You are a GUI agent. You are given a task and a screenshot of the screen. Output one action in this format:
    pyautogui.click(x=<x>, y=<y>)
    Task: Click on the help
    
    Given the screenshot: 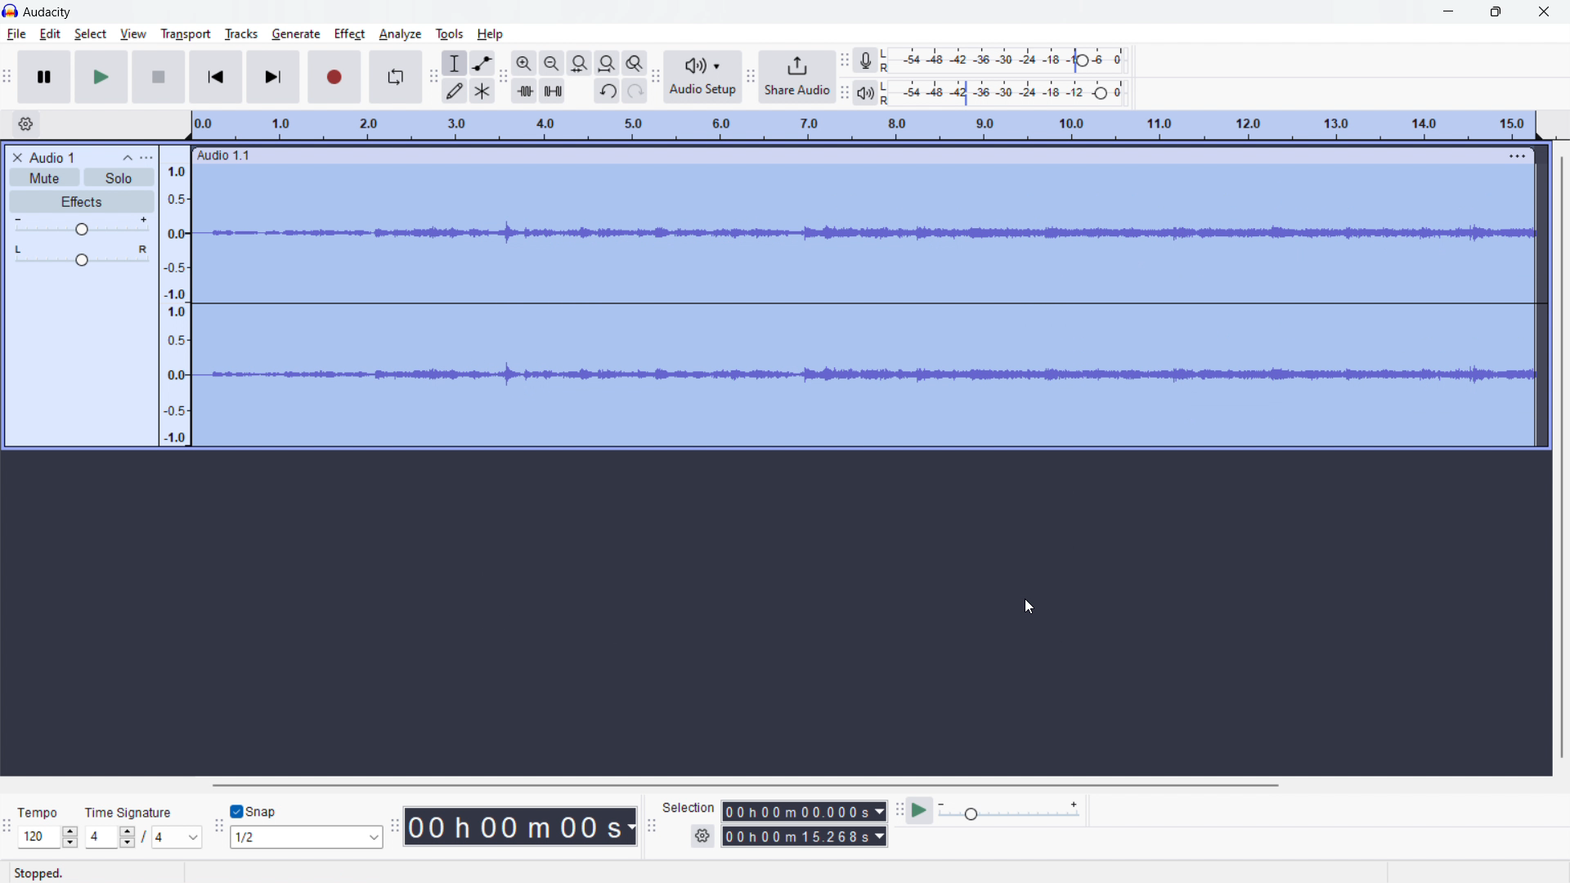 What is the action you would take?
    pyautogui.click(x=491, y=34)
    